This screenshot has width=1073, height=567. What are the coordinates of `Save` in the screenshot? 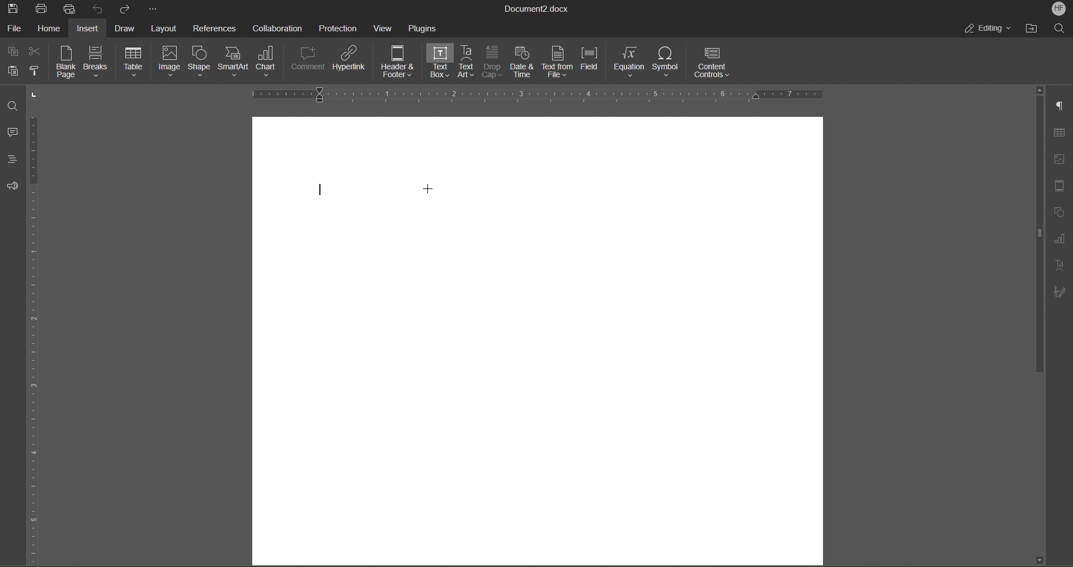 It's located at (15, 8).